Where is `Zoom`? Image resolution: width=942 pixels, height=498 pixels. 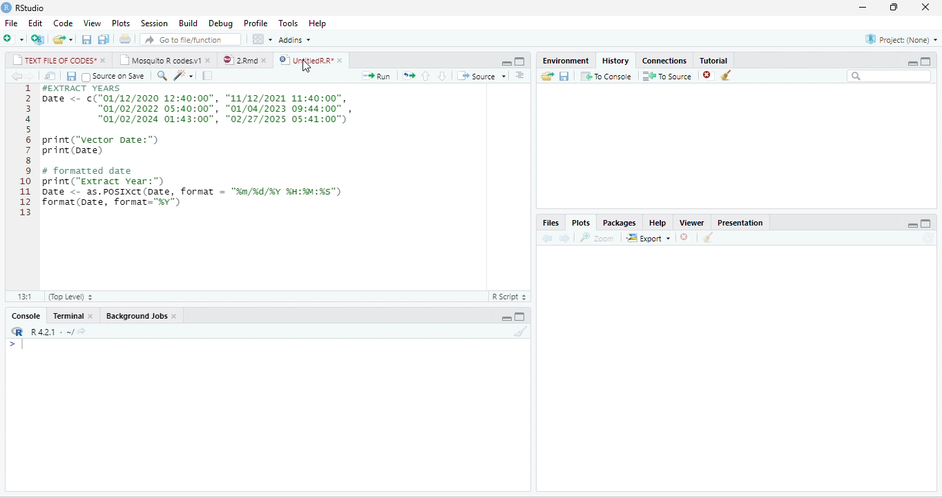 Zoom is located at coordinates (597, 237).